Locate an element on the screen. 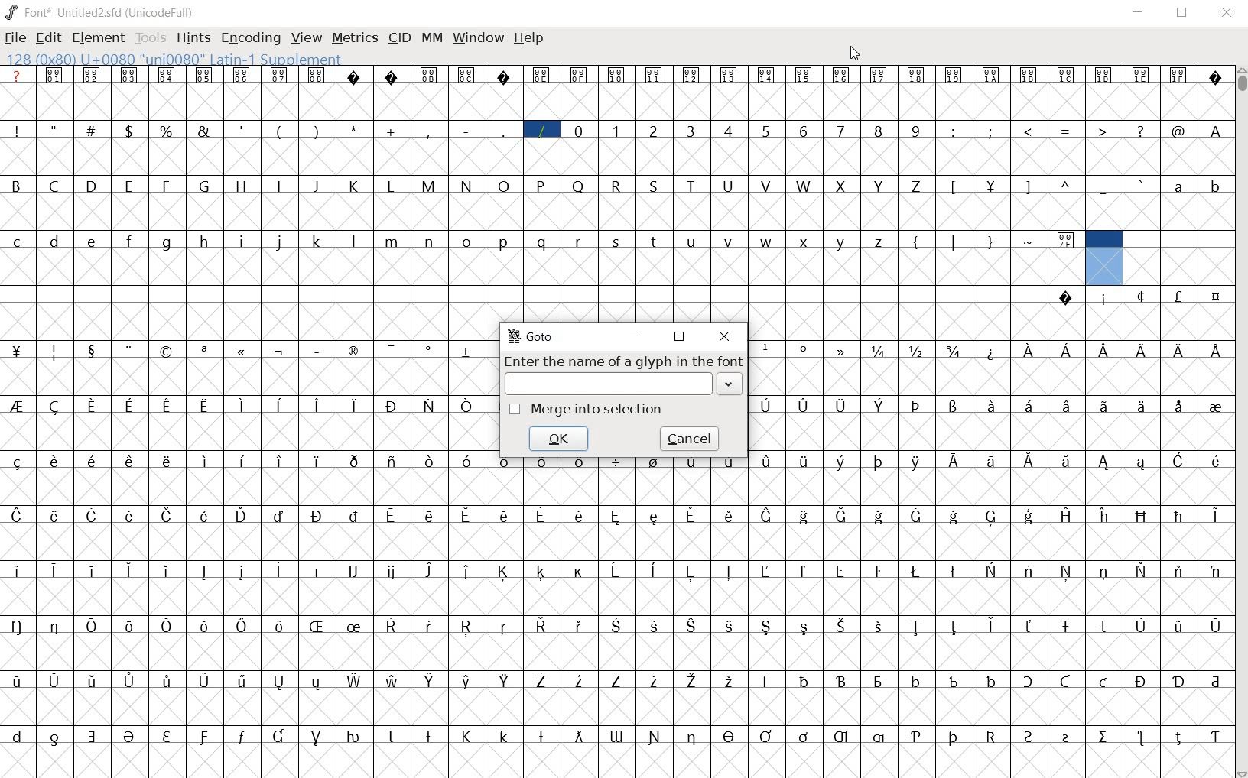  Symbol is located at coordinates (1103, 736).